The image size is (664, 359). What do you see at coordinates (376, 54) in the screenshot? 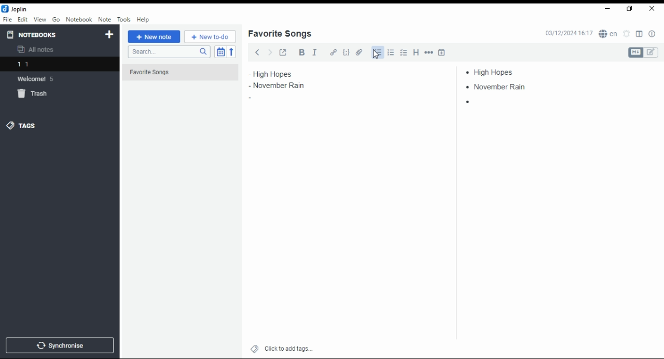
I see `mouse pointer` at bounding box center [376, 54].